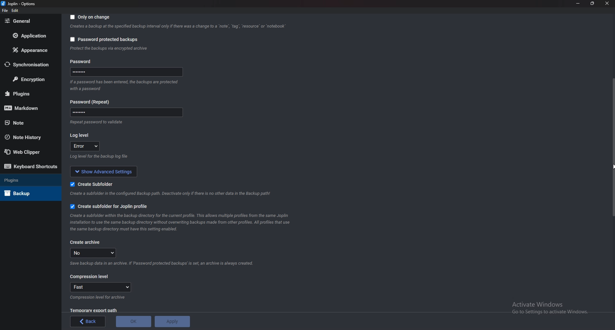  Describe the element at coordinates (15, 11) in the screenshot. I see `Edit` at that location.